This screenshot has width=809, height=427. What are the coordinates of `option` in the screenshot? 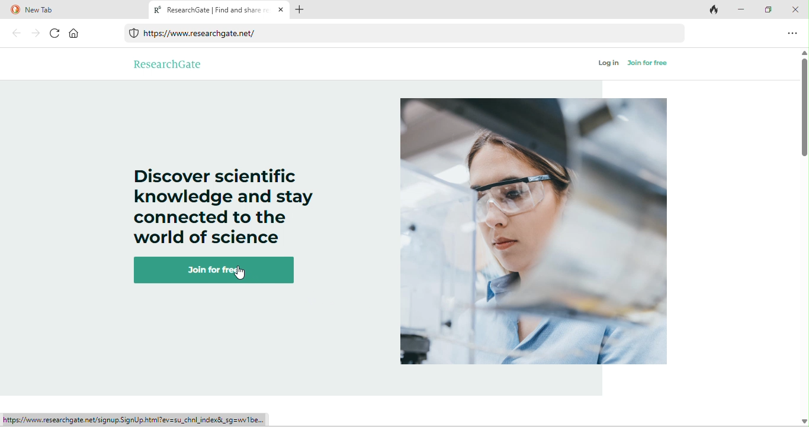 It's located at (794, 33).